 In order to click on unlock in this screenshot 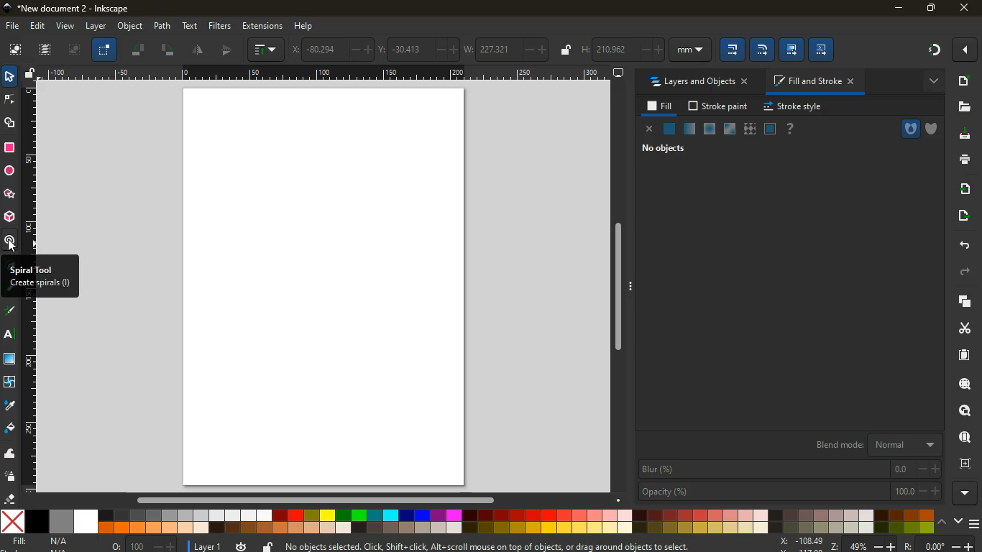, I will do `click(27, 75)`.